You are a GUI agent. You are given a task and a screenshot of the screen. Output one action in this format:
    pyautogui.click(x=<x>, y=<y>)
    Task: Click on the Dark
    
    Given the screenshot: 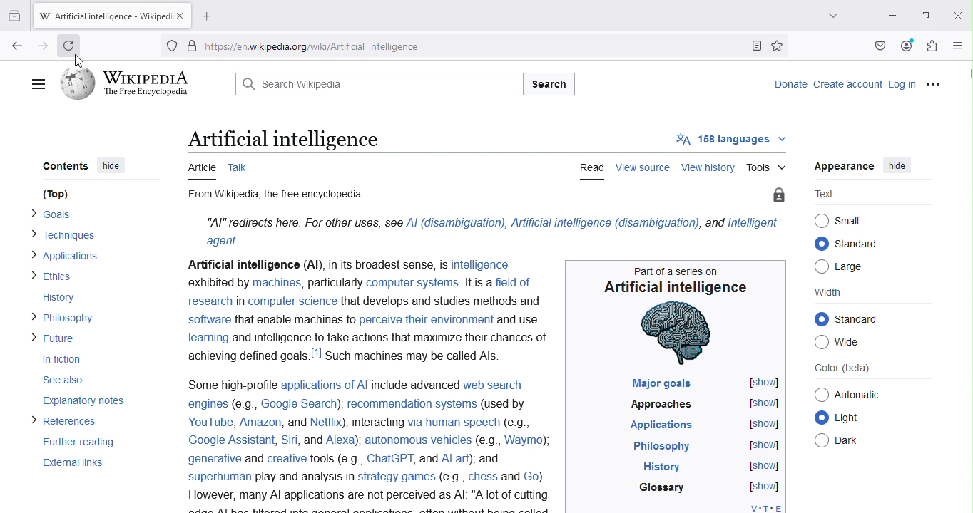 What is the action you would take?
    pyautogui.click(x=844, y=441)
    